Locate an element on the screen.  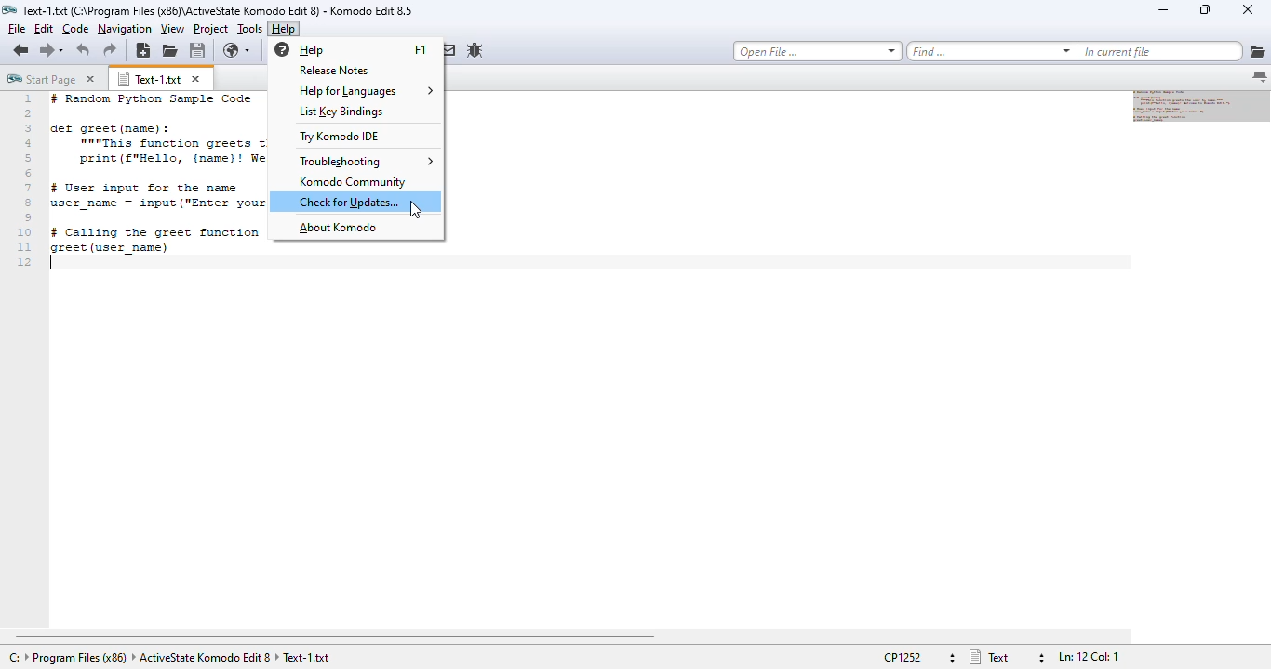
code is located at coordinates (75, 29).